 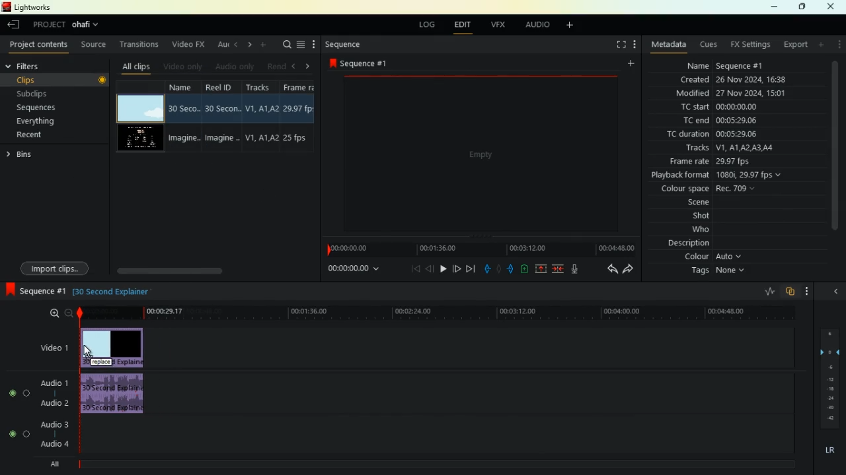 What do you see at coordinates (794, 46) in the screenshot?
I see `export` at bounding box center [794, 46].